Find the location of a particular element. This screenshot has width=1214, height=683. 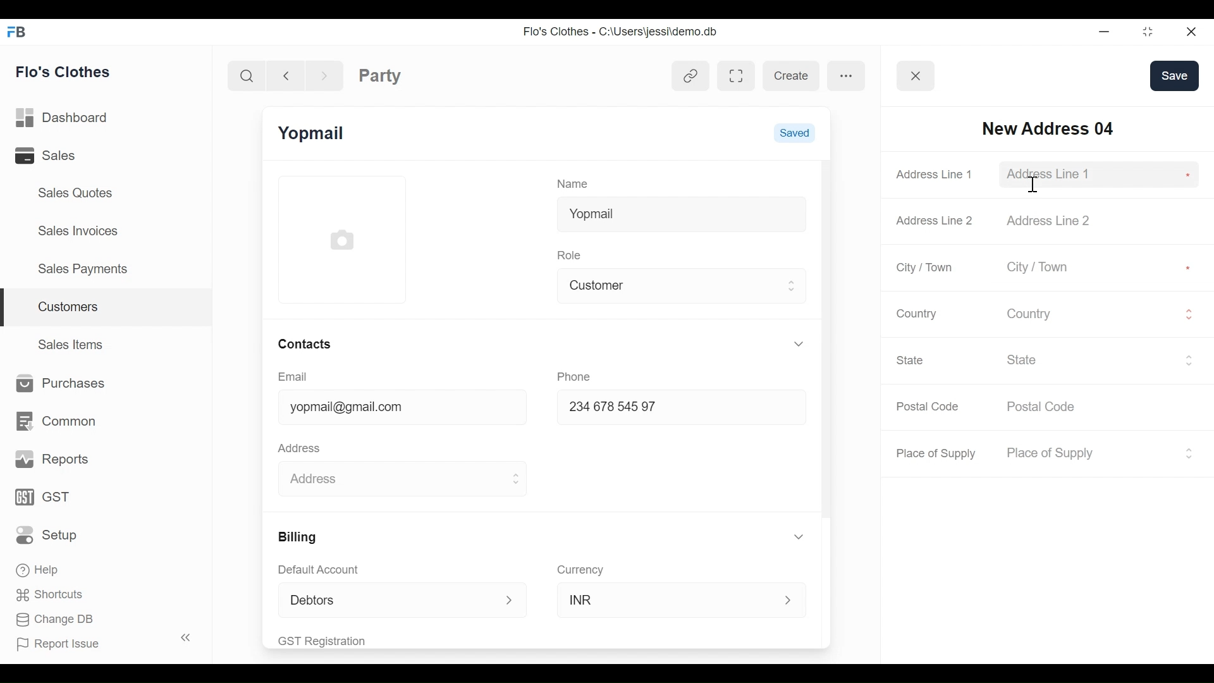

Expand is located at coordinates (799, 343).